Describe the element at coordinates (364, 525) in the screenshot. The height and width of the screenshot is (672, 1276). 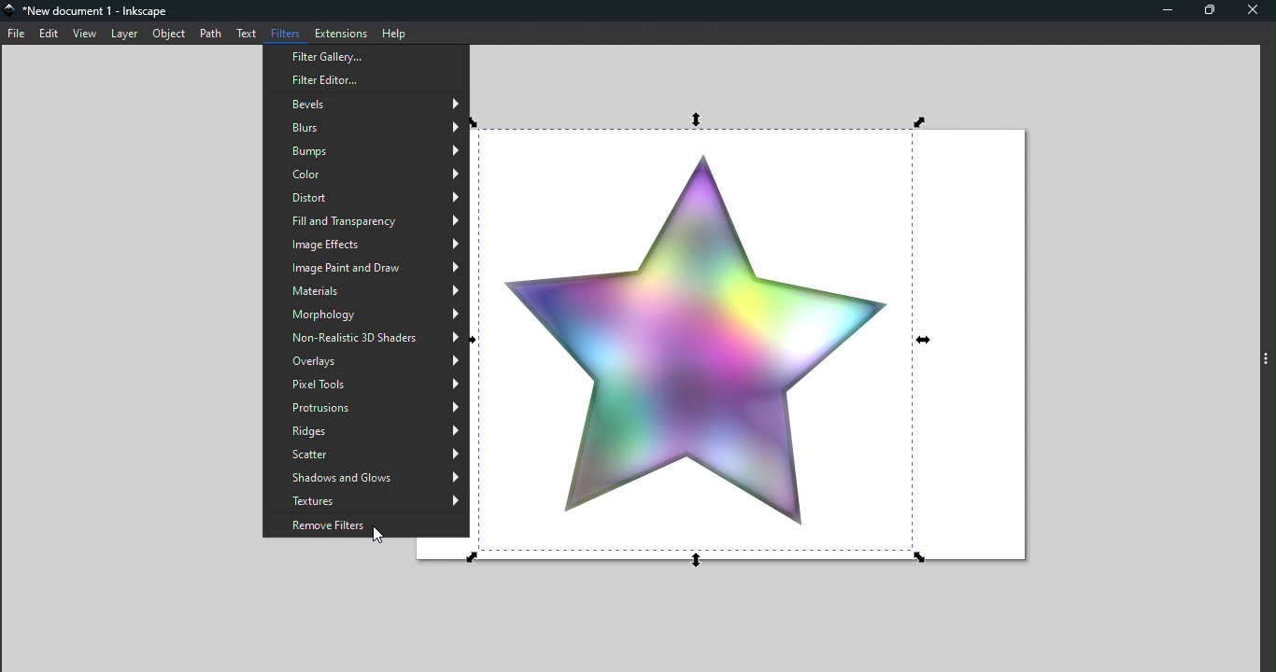
I see `Remove filters` at that location.